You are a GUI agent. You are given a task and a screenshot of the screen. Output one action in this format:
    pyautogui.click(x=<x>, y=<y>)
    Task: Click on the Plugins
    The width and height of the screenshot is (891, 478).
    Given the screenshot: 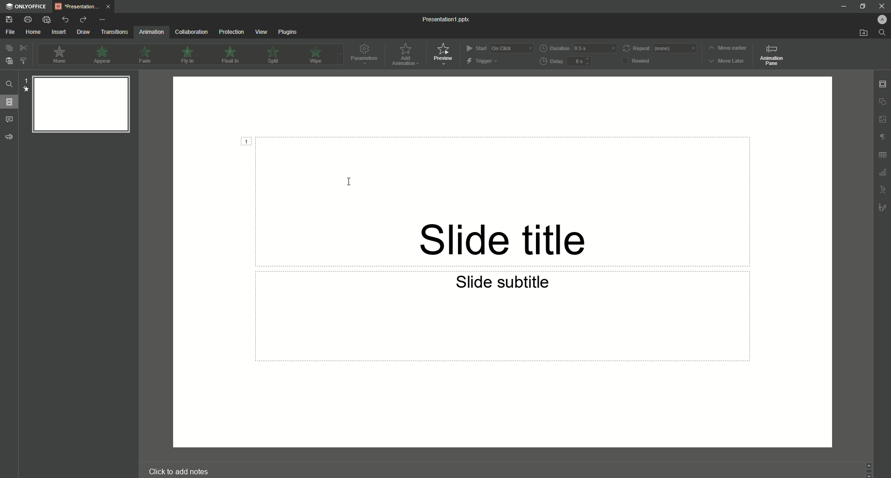 What is the action you would take?
    pyautogui.click(x=287, y=32)
    